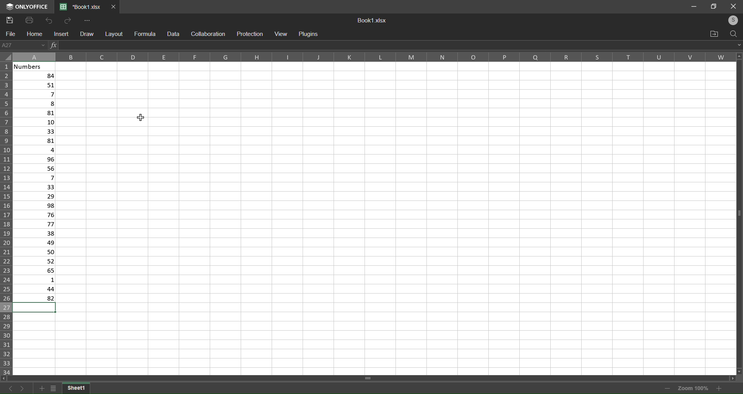  I want to click on login, so click(734, 20).